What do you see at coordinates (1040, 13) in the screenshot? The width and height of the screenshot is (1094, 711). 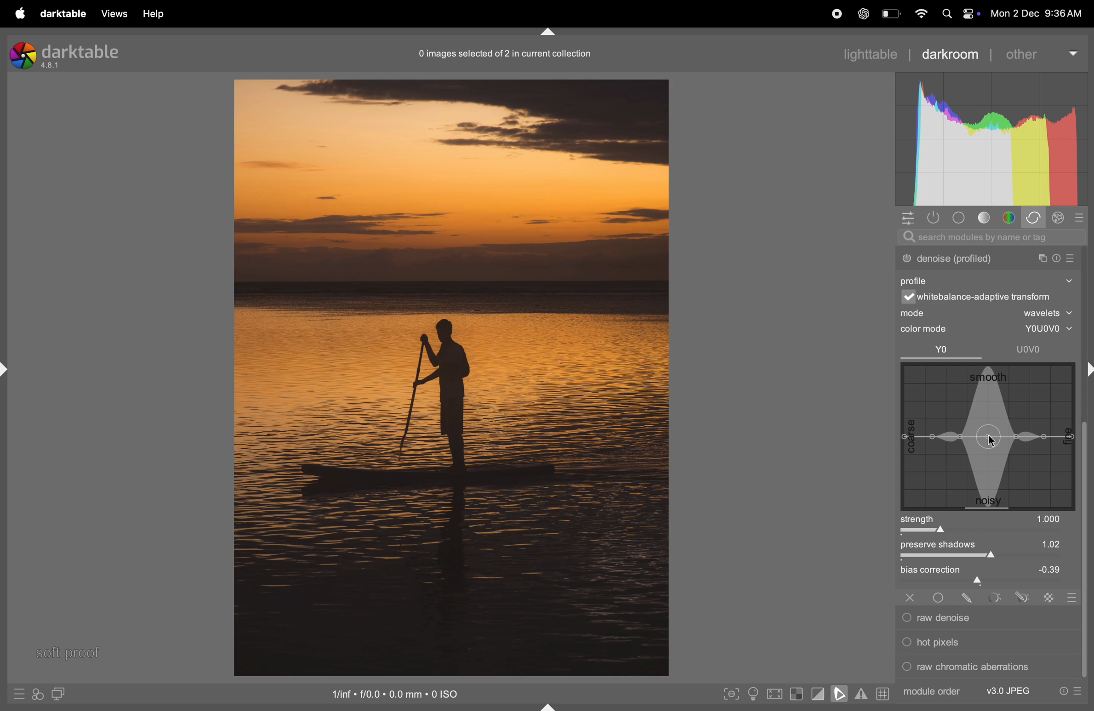 I see `date and time` at bounding box center [1040, 13].